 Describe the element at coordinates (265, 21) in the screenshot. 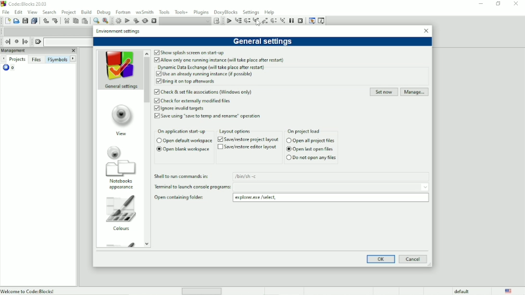

I see `Step out` at that location.